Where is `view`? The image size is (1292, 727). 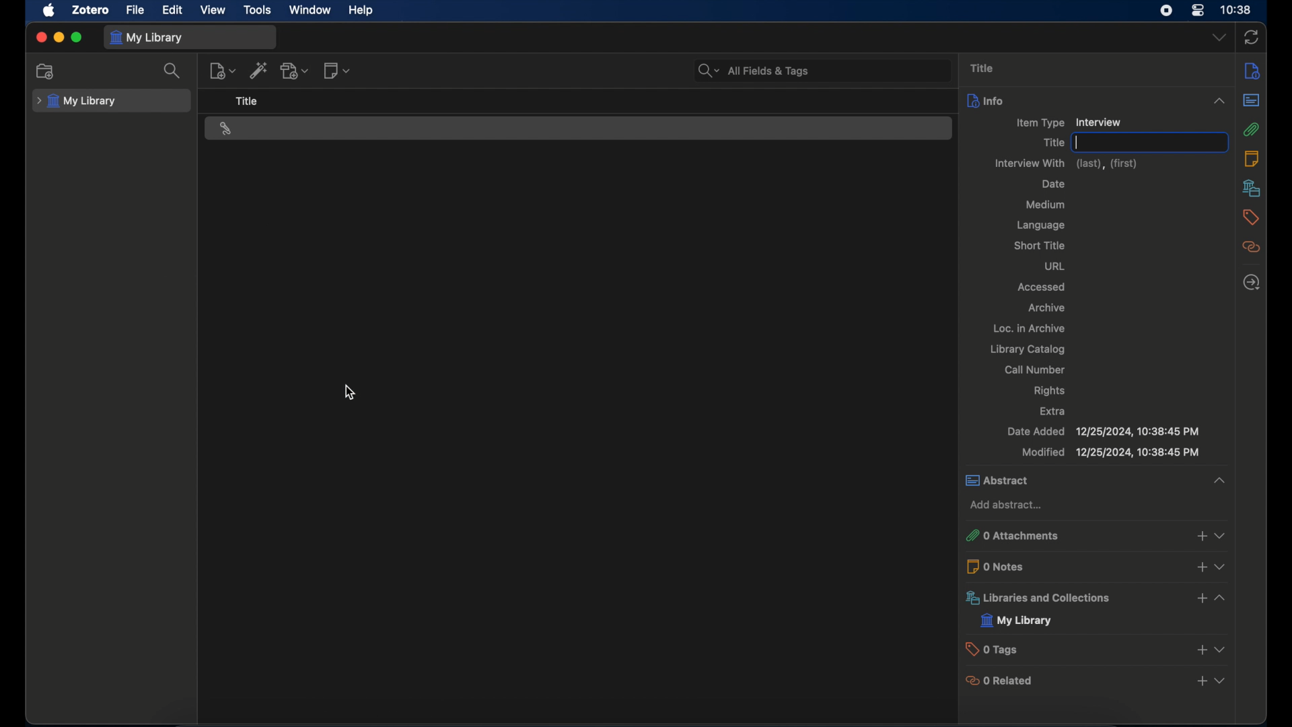
view is located at coordinates (1220, 681).